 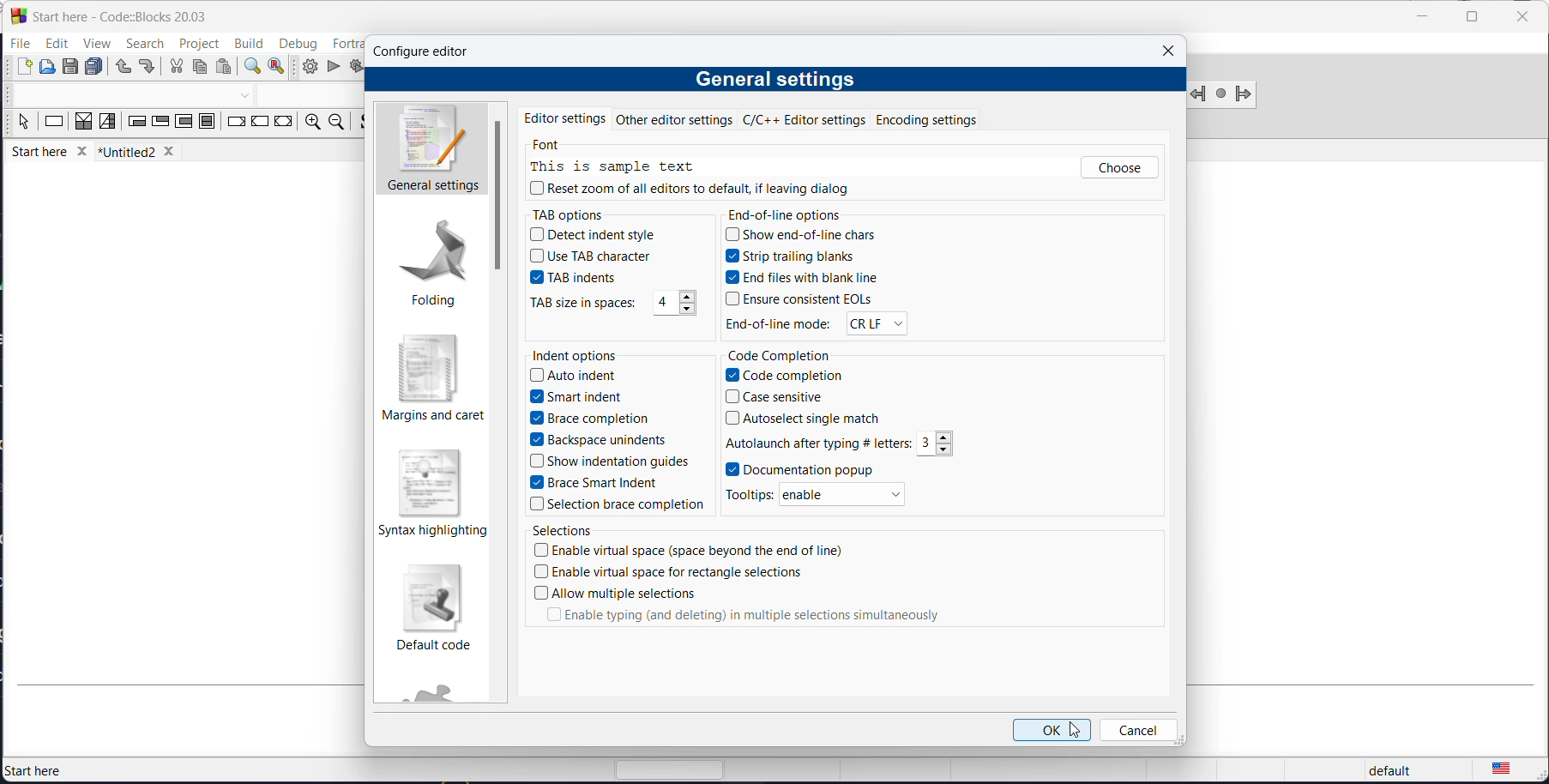 I want to click on default, so click(x=1390, y=767).